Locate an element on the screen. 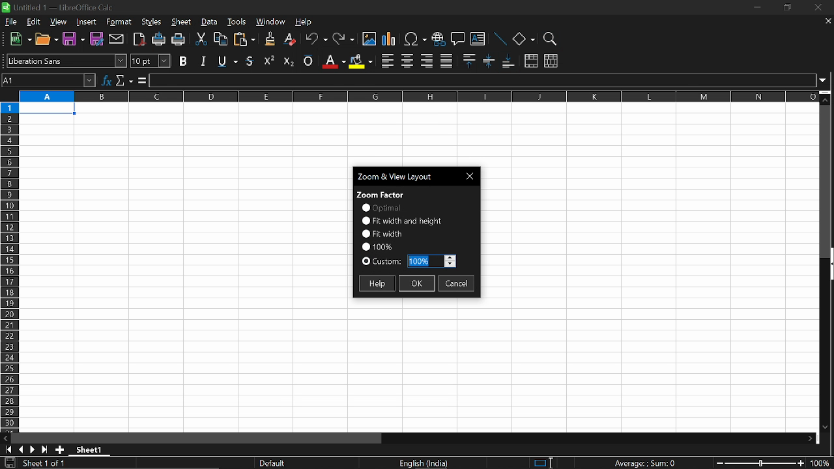 Image resolution: width=834 pixels, height=469 pixels. sheet style is located at coordinates (274, 463).